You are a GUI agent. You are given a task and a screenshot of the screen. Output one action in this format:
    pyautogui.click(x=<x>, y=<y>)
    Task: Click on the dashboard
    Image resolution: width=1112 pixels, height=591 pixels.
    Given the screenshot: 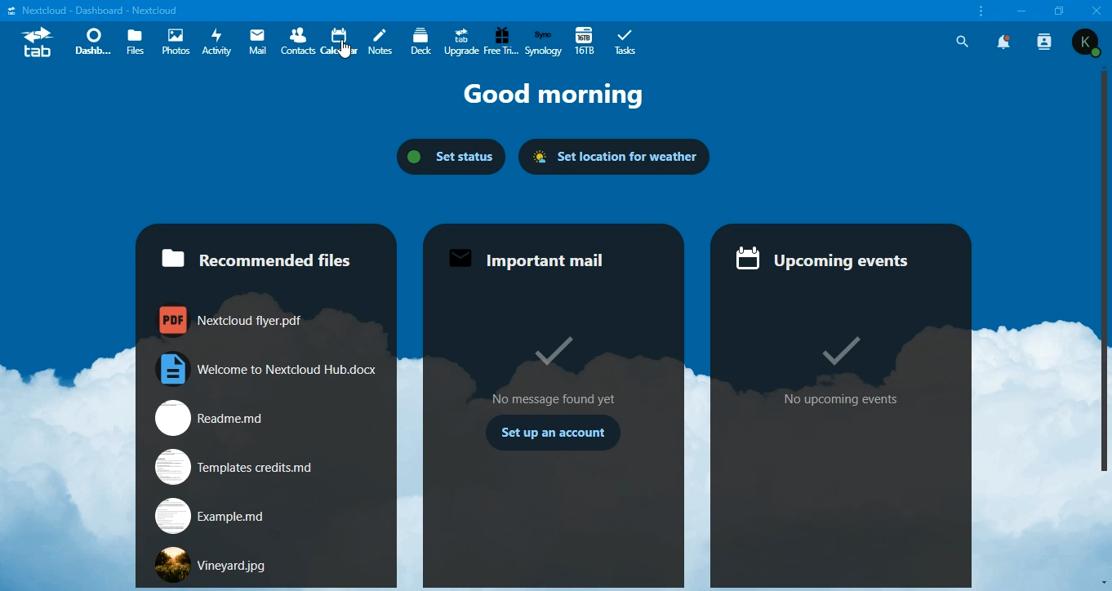 What is the action you would take?
    pyautogui.click(x=92, y=38)
    